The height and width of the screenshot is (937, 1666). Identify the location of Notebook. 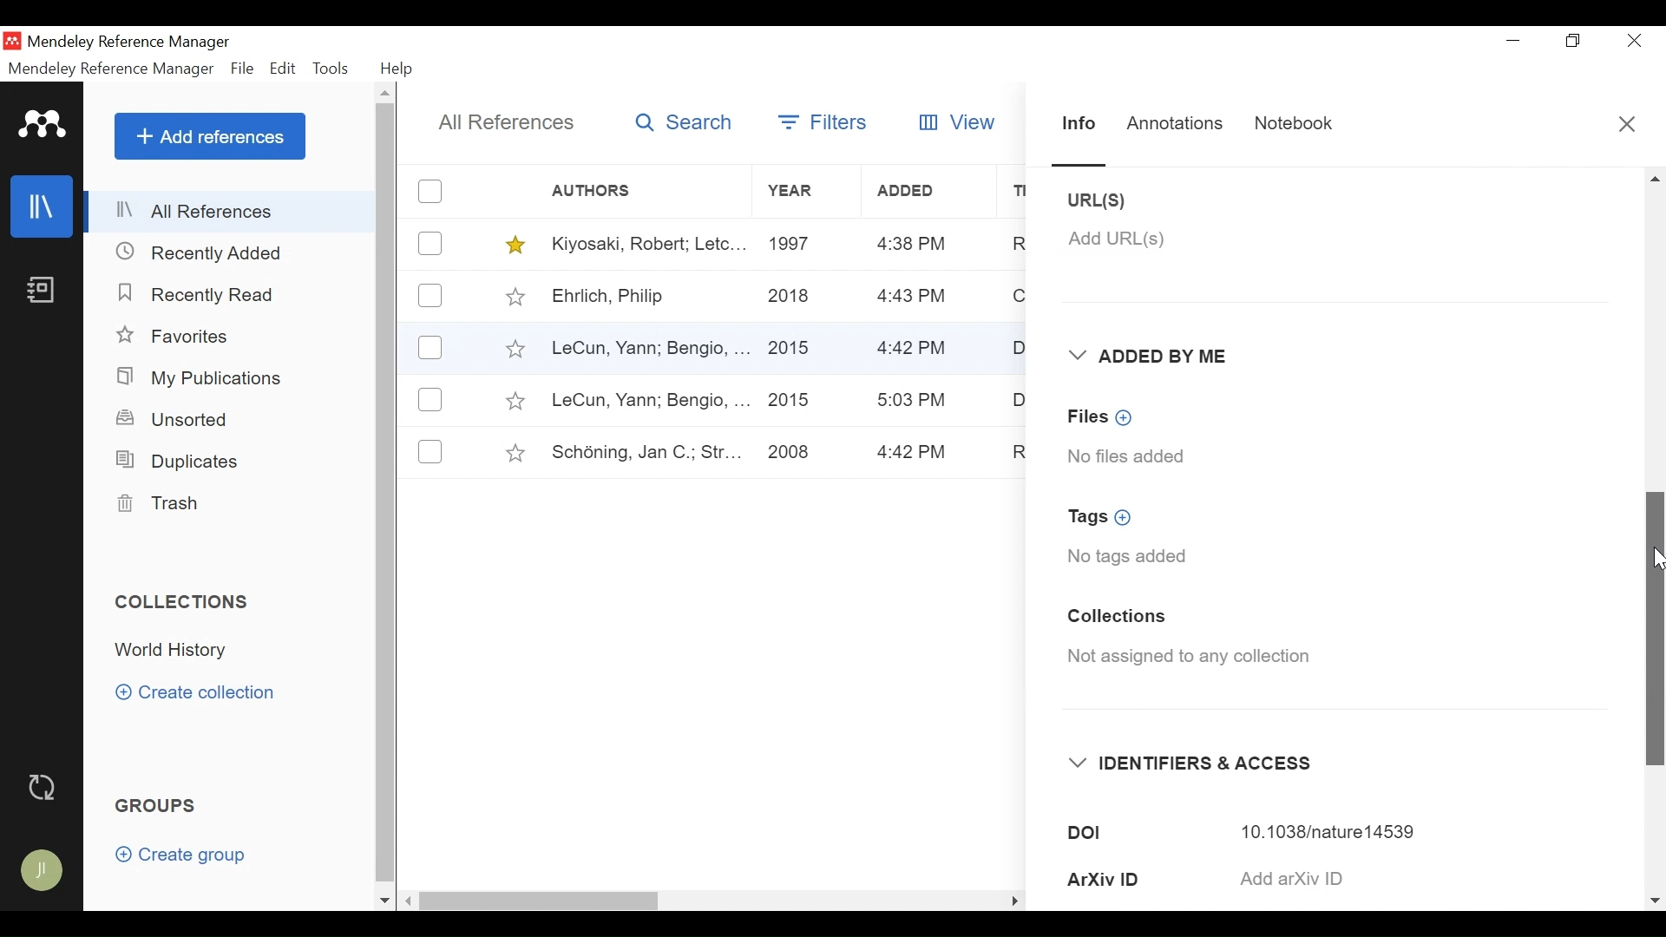
(40, 292).